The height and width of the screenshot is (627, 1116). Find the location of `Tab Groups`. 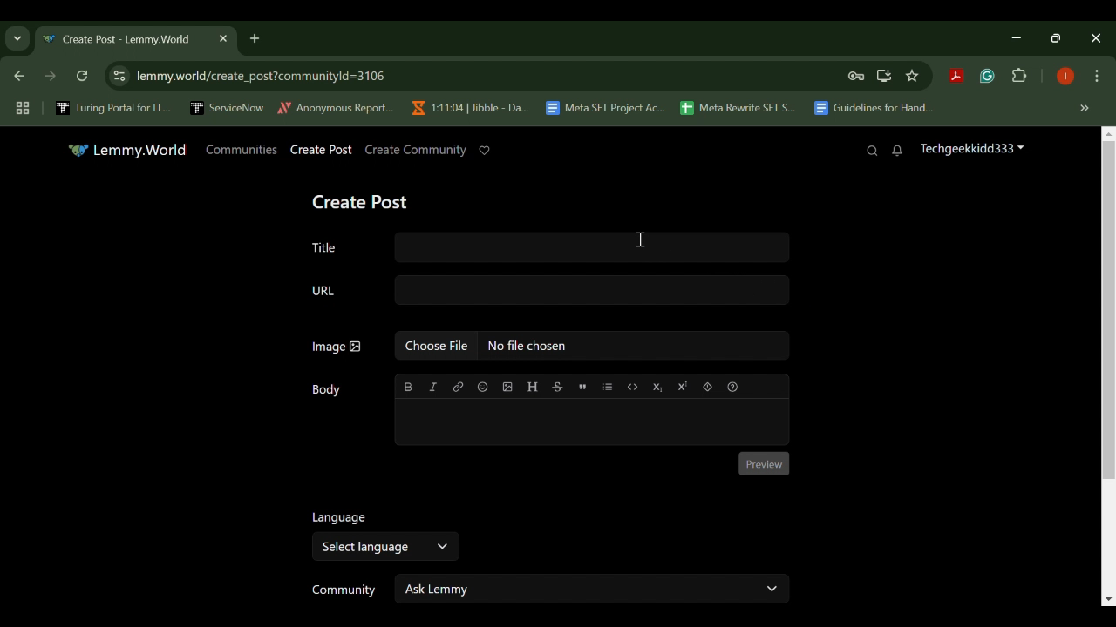

Tab Groups is located at coordinates (20, 109).